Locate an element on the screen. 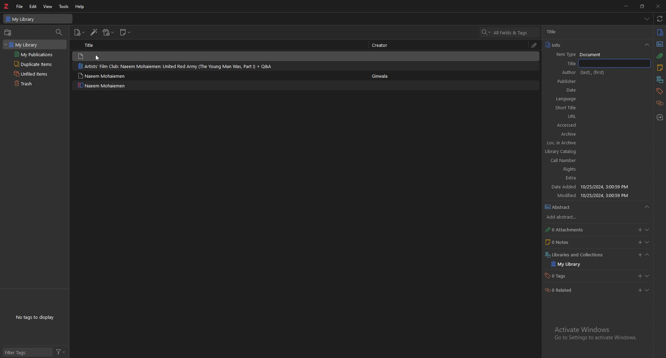 Image resolution: width=666 pixels, height=358 pixels. title is located at coordinates (564, 63).